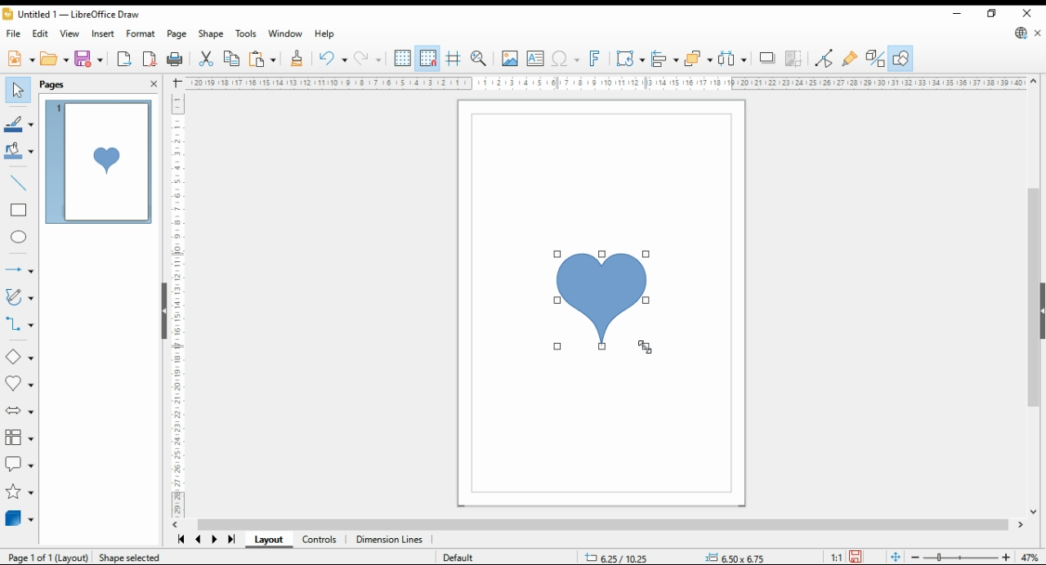 Image resolution: width=1046 pixels, height=565 pixels. Describe the element at coordinates (843, 553) in the screenshot. I see `save 1"1` at that location.